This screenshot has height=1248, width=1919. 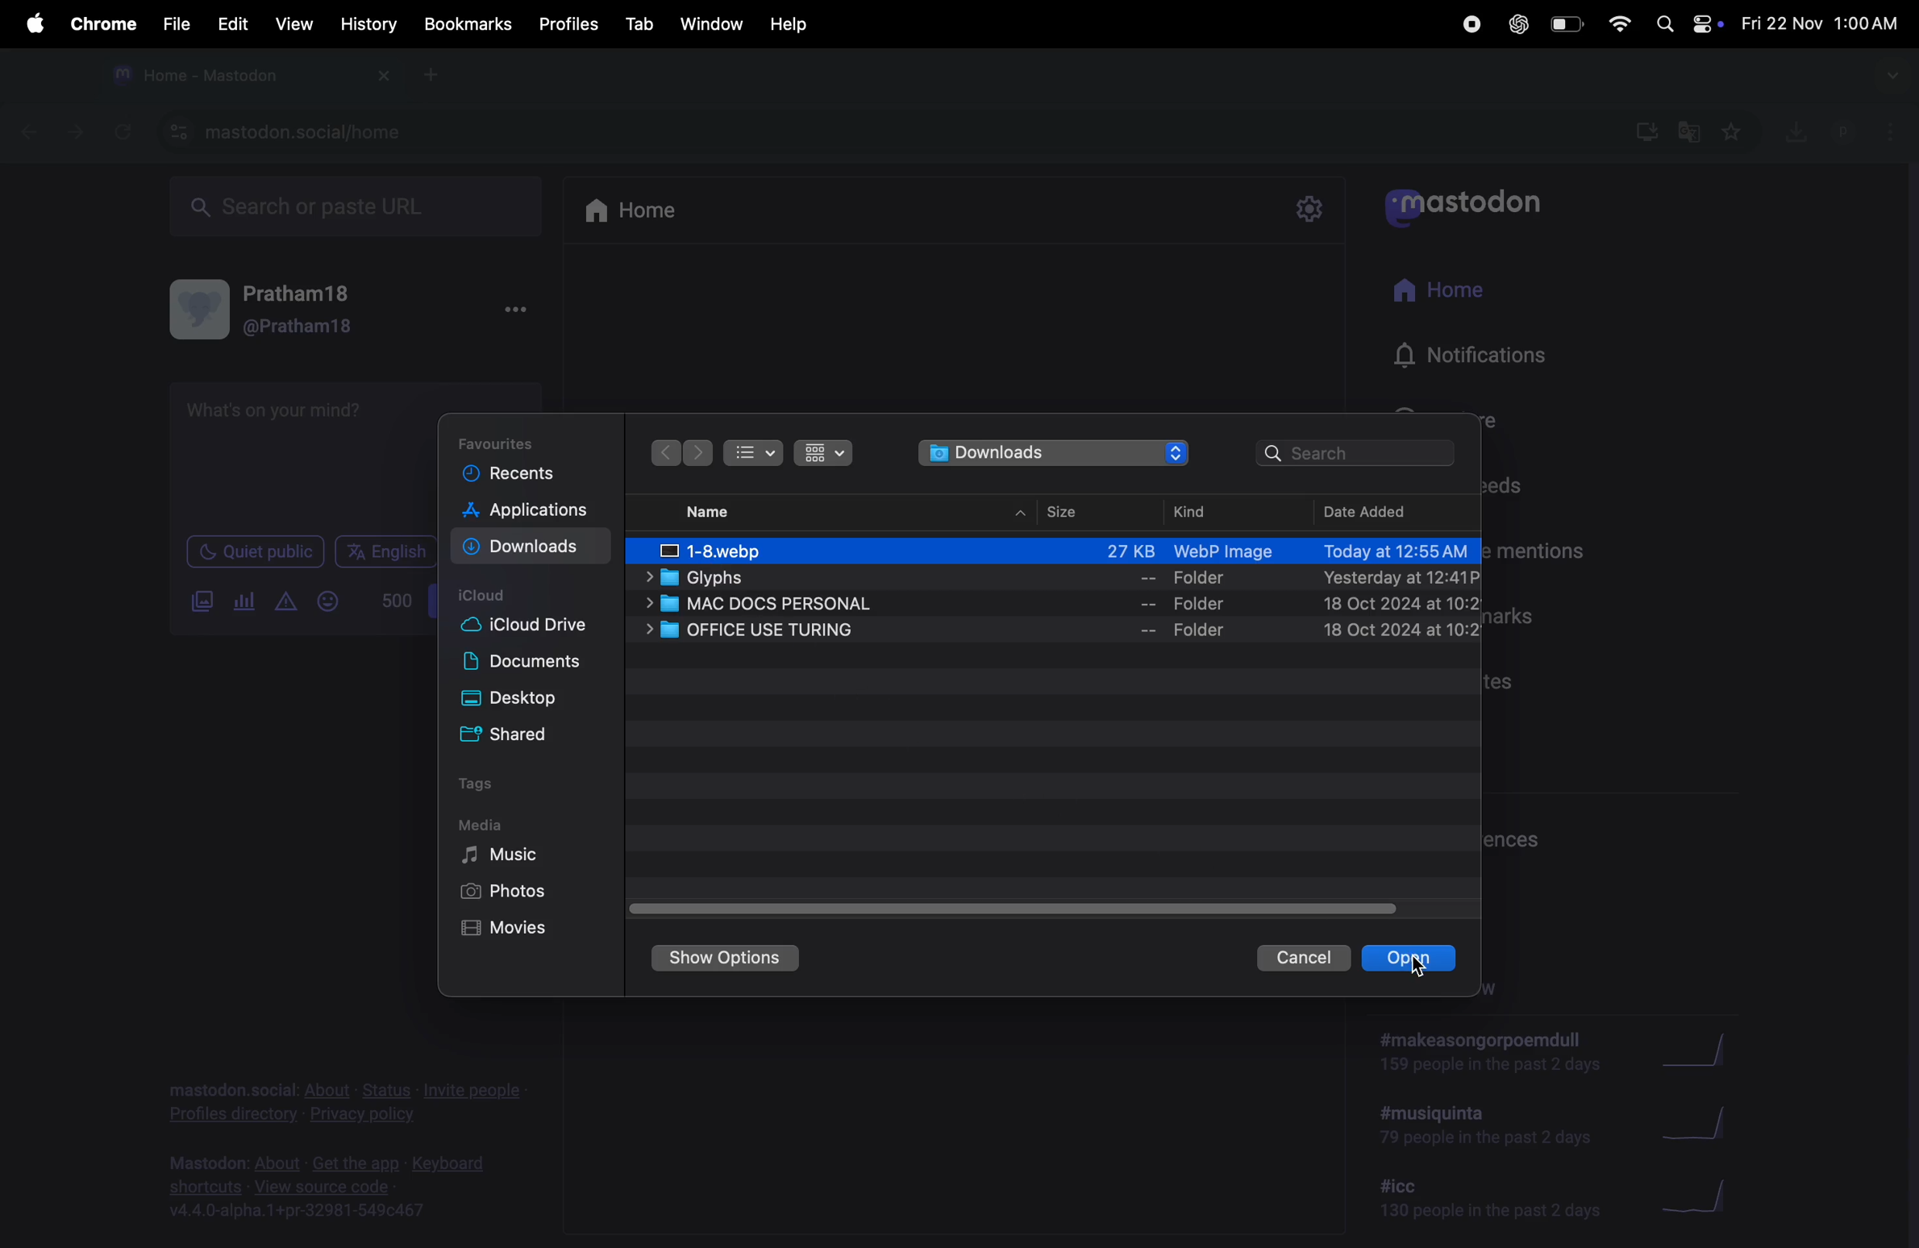 What do you see at coordinates (1069, 513) in the screenshot?
I see `size` at bounding box center [1069, 513].